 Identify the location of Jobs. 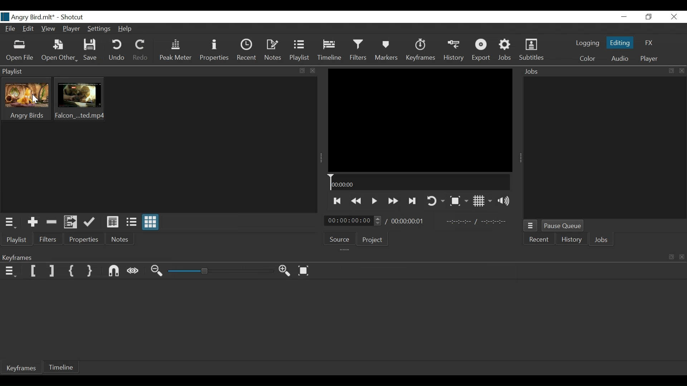
(505, 51).